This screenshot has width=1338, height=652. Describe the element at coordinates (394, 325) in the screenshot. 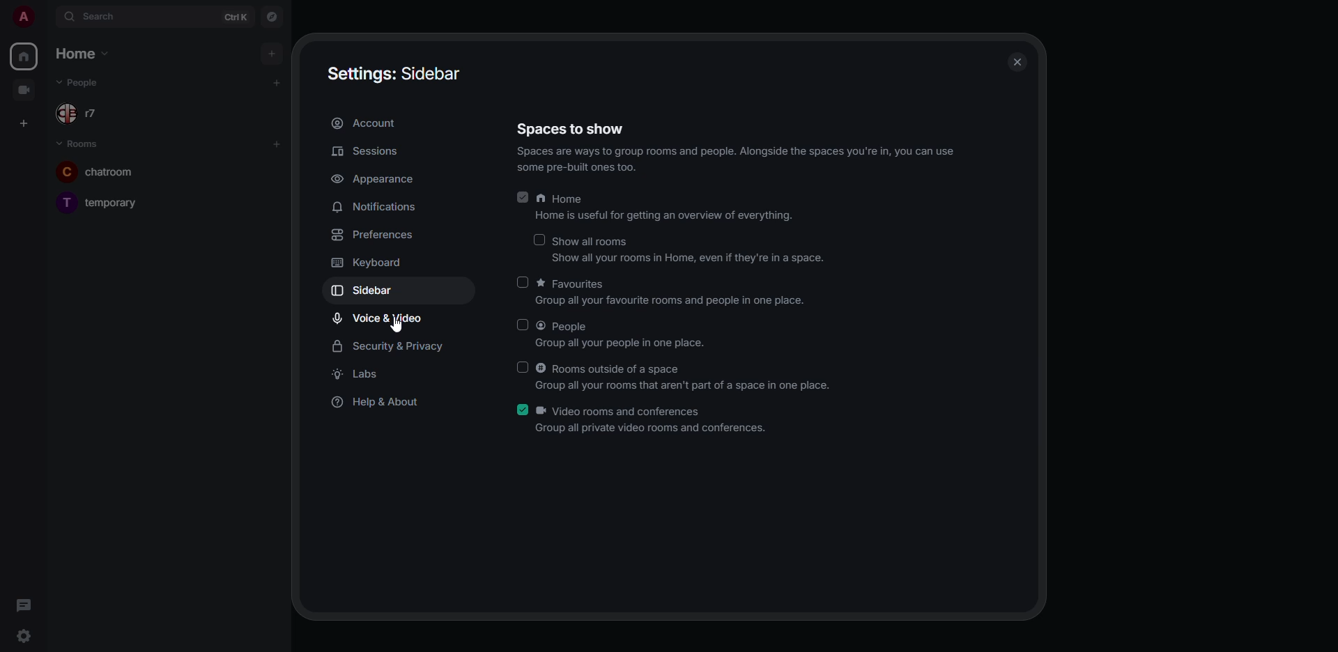

I see `cursor` at that location.